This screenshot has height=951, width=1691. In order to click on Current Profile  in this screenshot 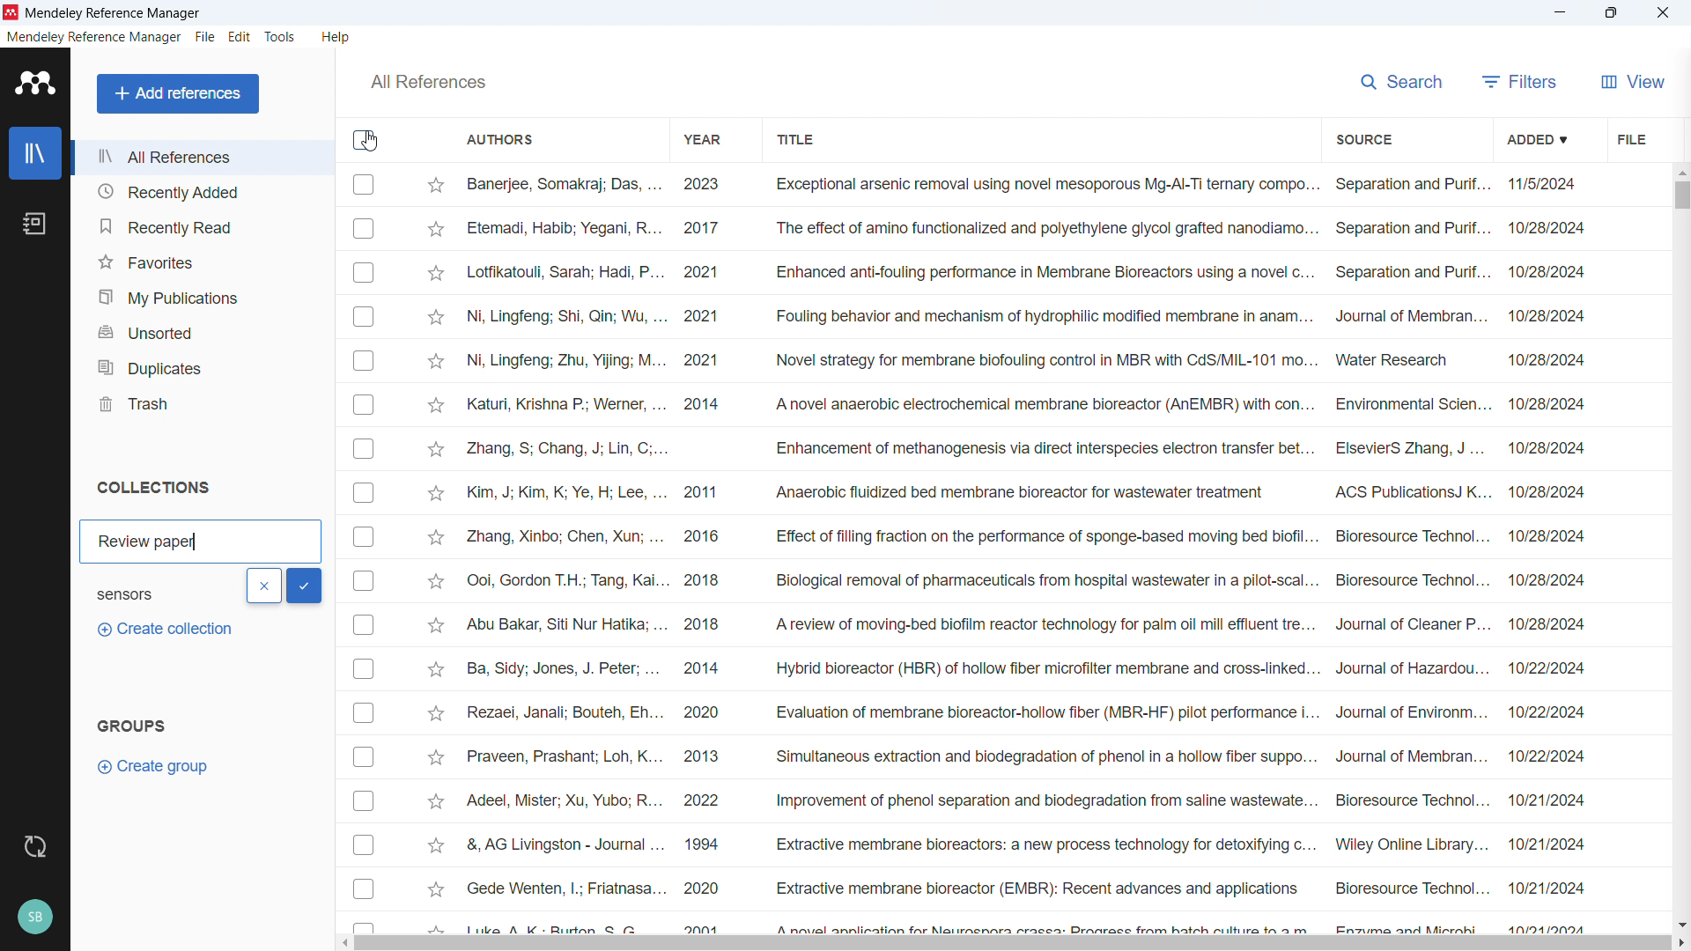, I will do `click(36, 918)`.